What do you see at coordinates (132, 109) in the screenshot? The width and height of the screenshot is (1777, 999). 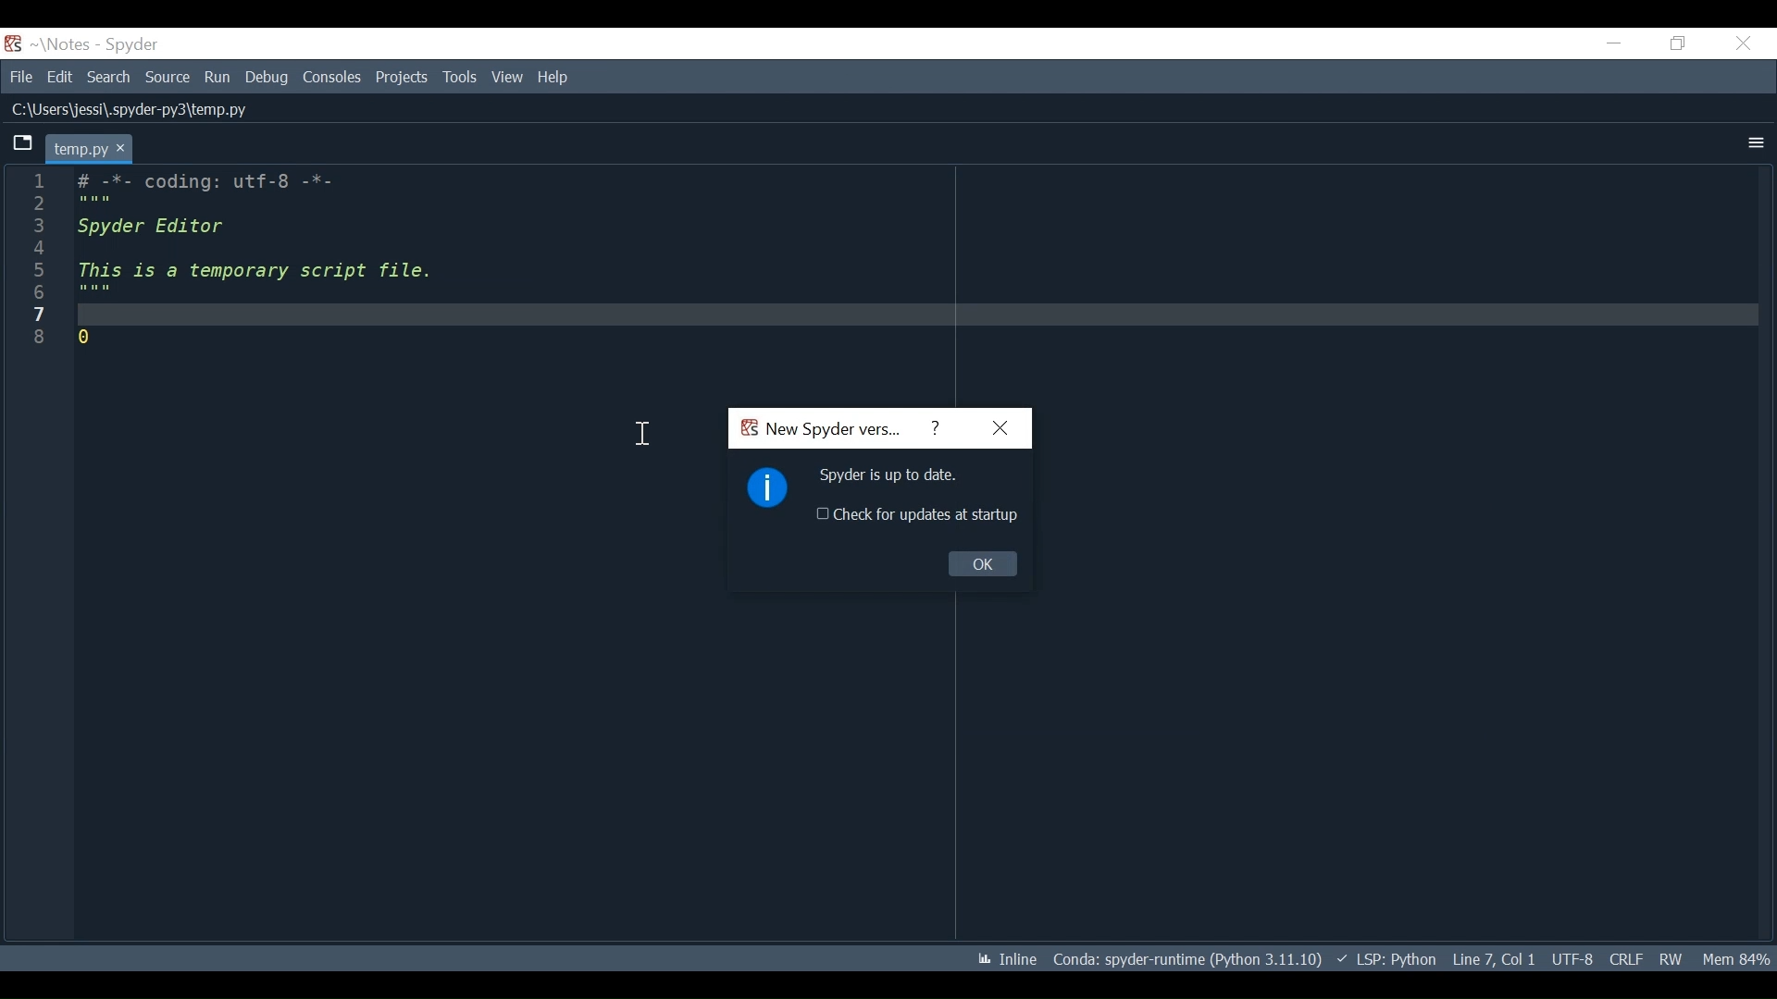 I see `C:\Users\jessi\.spyder-py3\temp.py` at bounding box center [132, 109].